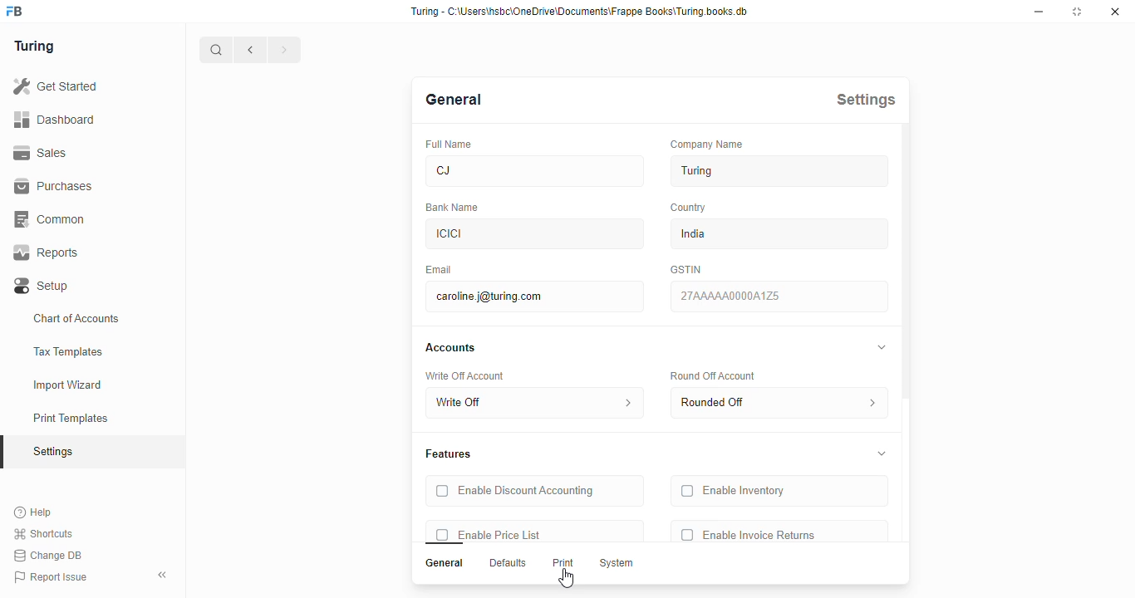 This screenshot has width=1135, height=598. I want to click on toggle sidebar, so click(165, 574).